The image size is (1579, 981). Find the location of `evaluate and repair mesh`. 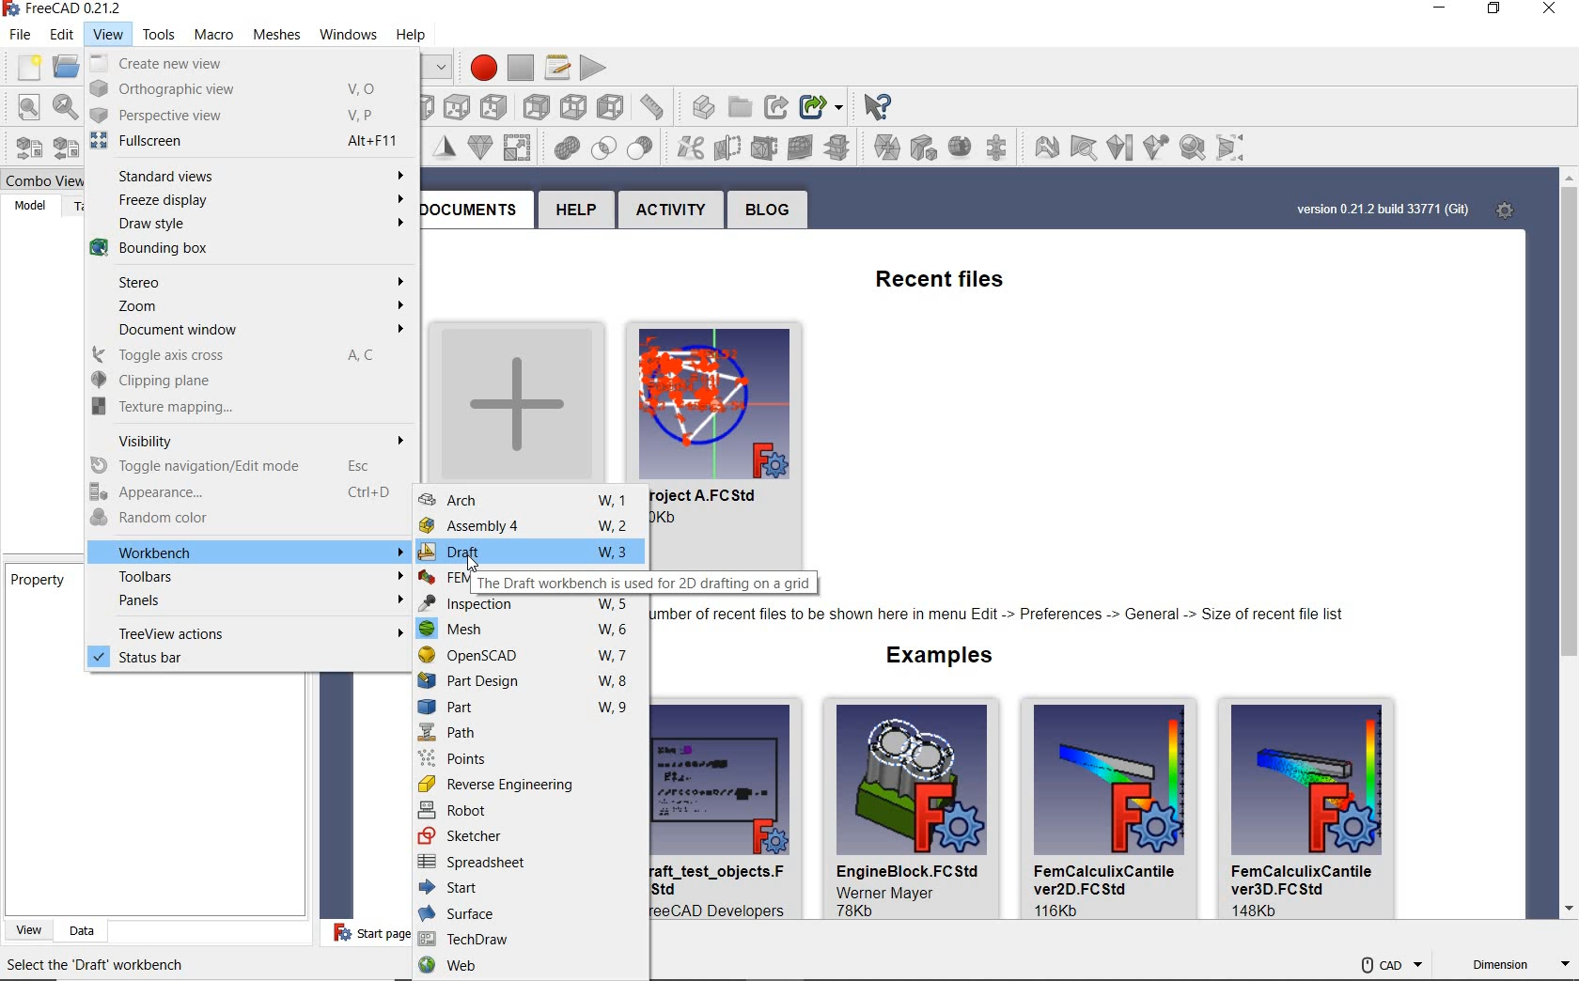

evaluate and repair mesh is located at coordinates (999, 147).